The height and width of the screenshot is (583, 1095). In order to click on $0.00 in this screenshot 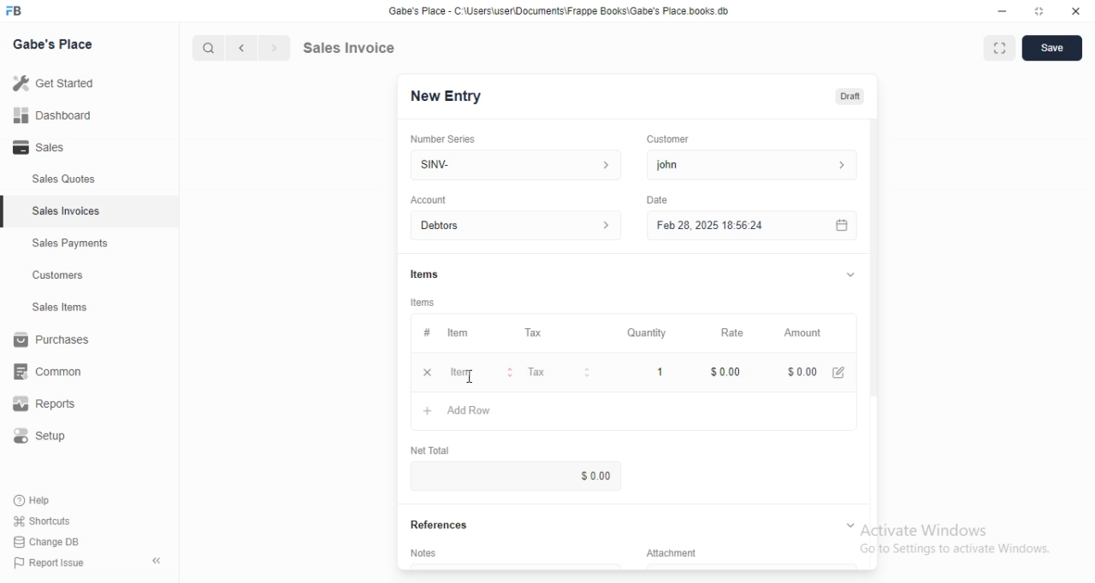, I will do `click(571, 476)`.